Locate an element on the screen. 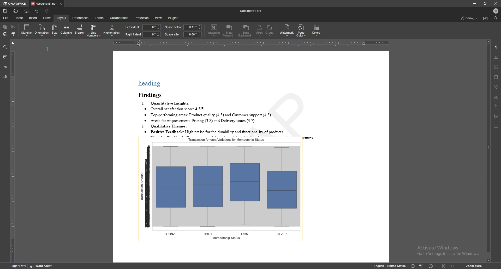  shapes is located at coordinates (496, 87).